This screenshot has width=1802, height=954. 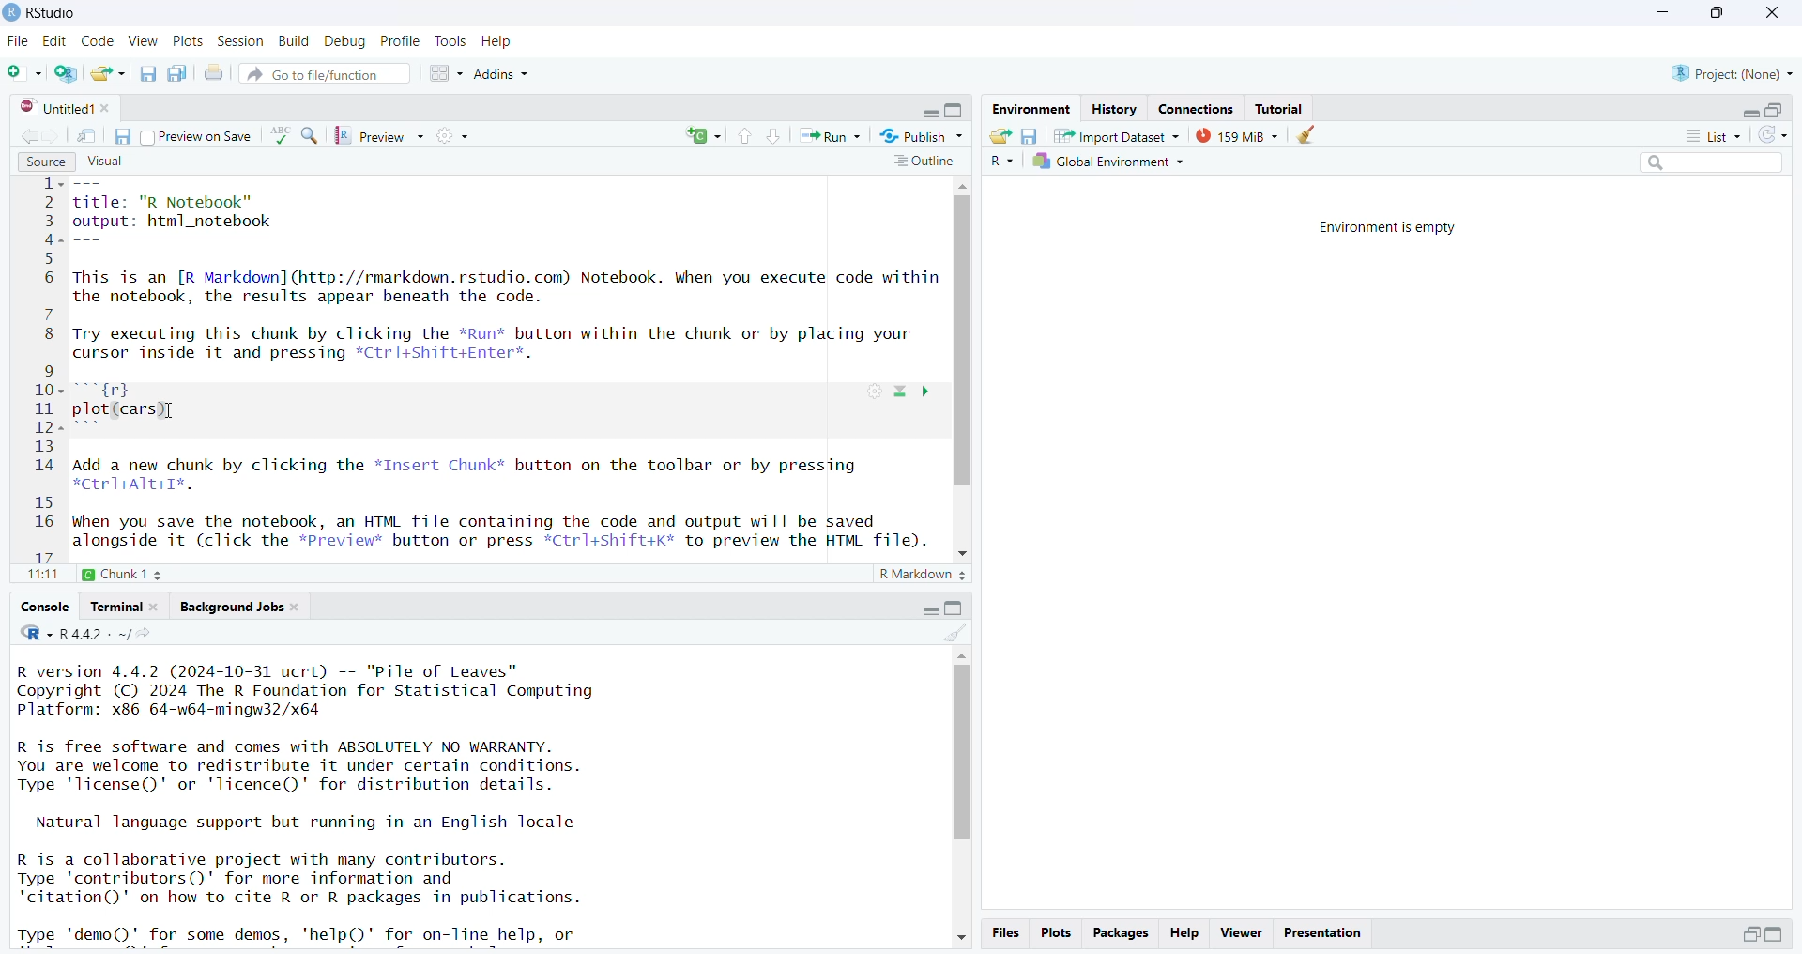 I want to click on view, so click(x=144, y=41).